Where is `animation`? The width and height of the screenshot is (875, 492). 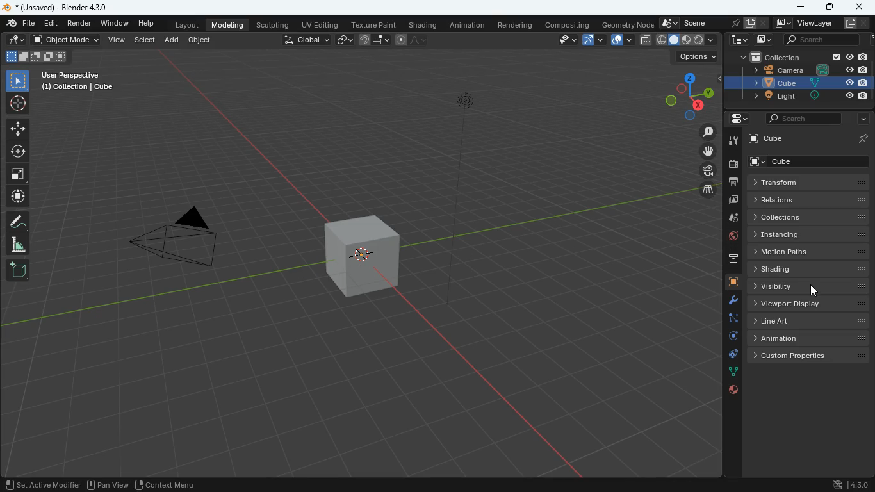 animation is located at coordinates (808, 337).